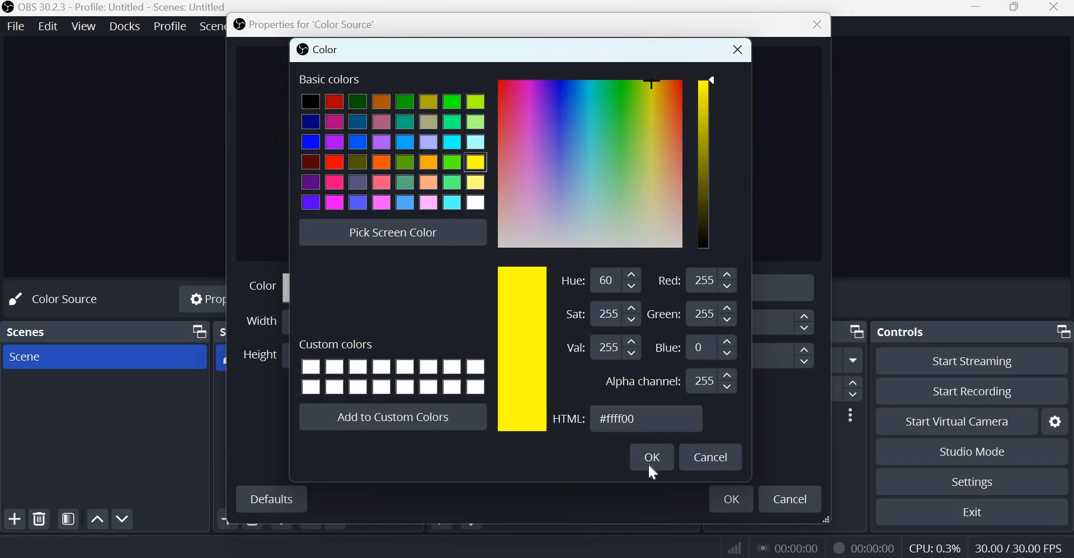 This screenshot has width=1074, height=558. Describe the element at coordinates (977, 361) in the screenshot. I see `Start streaming` at that location.